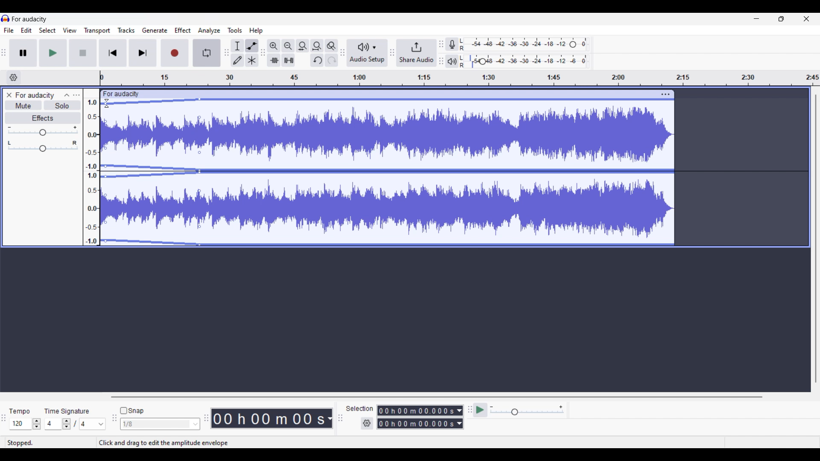  Describe the element at coordinates (386, 171) in the screenshot. I see `Track highlighted due to Envelop tool` at that location.